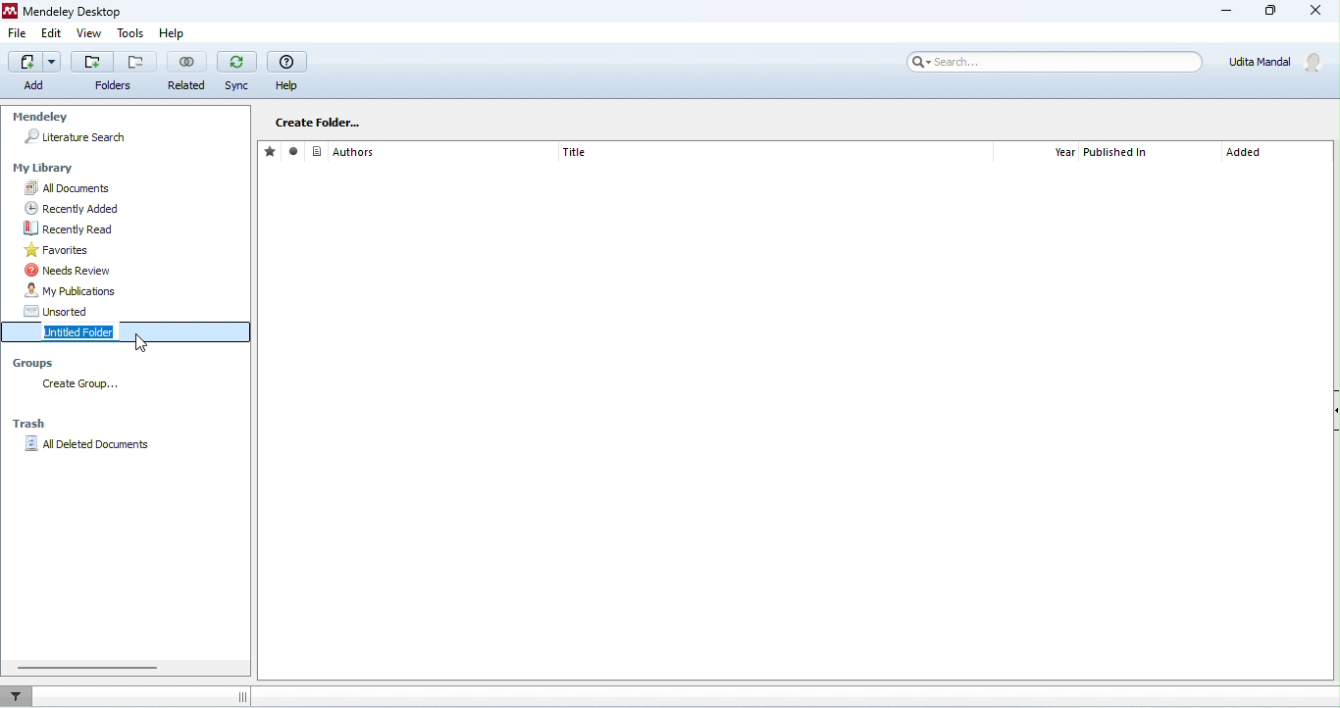 The width and height of the screenshot is (1340, 708). Describe the element at coordinates (1279, 62) in the screenshot. I see `account details` at that location.